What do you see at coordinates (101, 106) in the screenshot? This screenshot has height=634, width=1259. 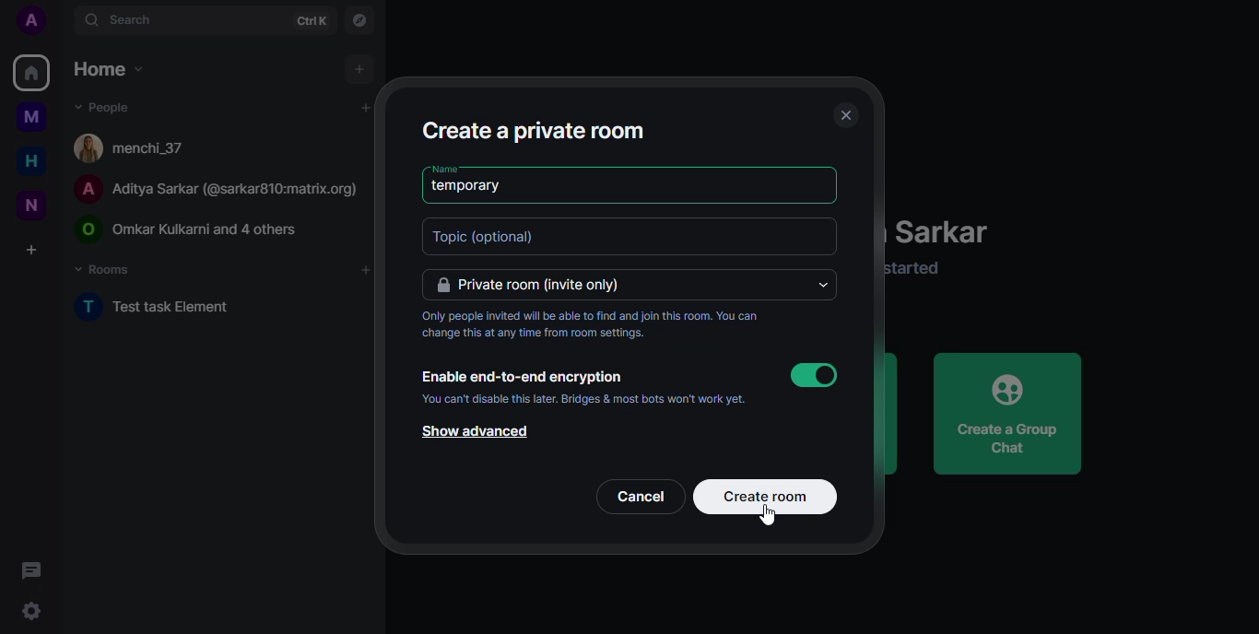 I see `people` at bounding box center [101, 106].